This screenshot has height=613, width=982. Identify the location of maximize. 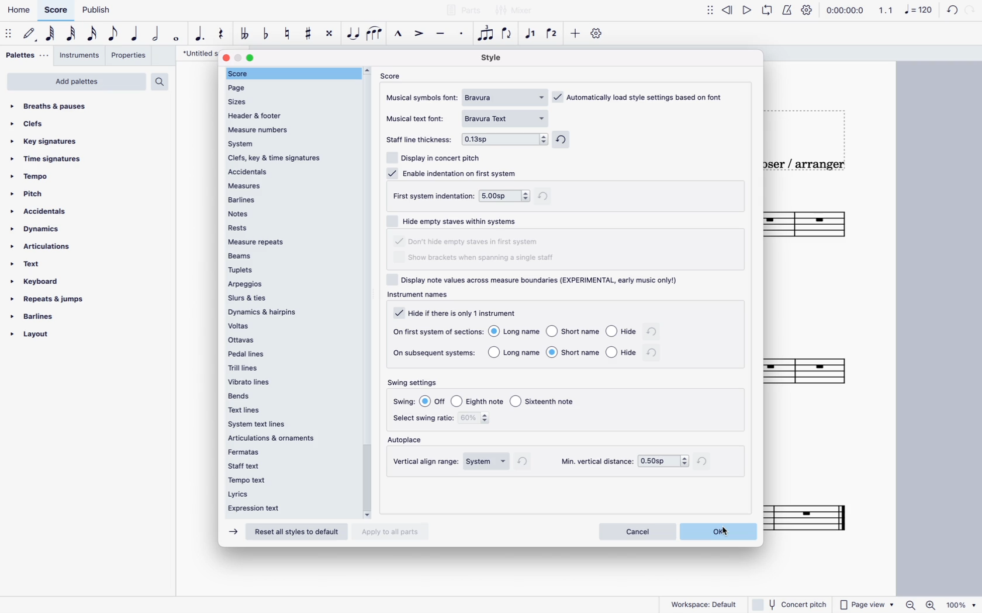
(250, 58).